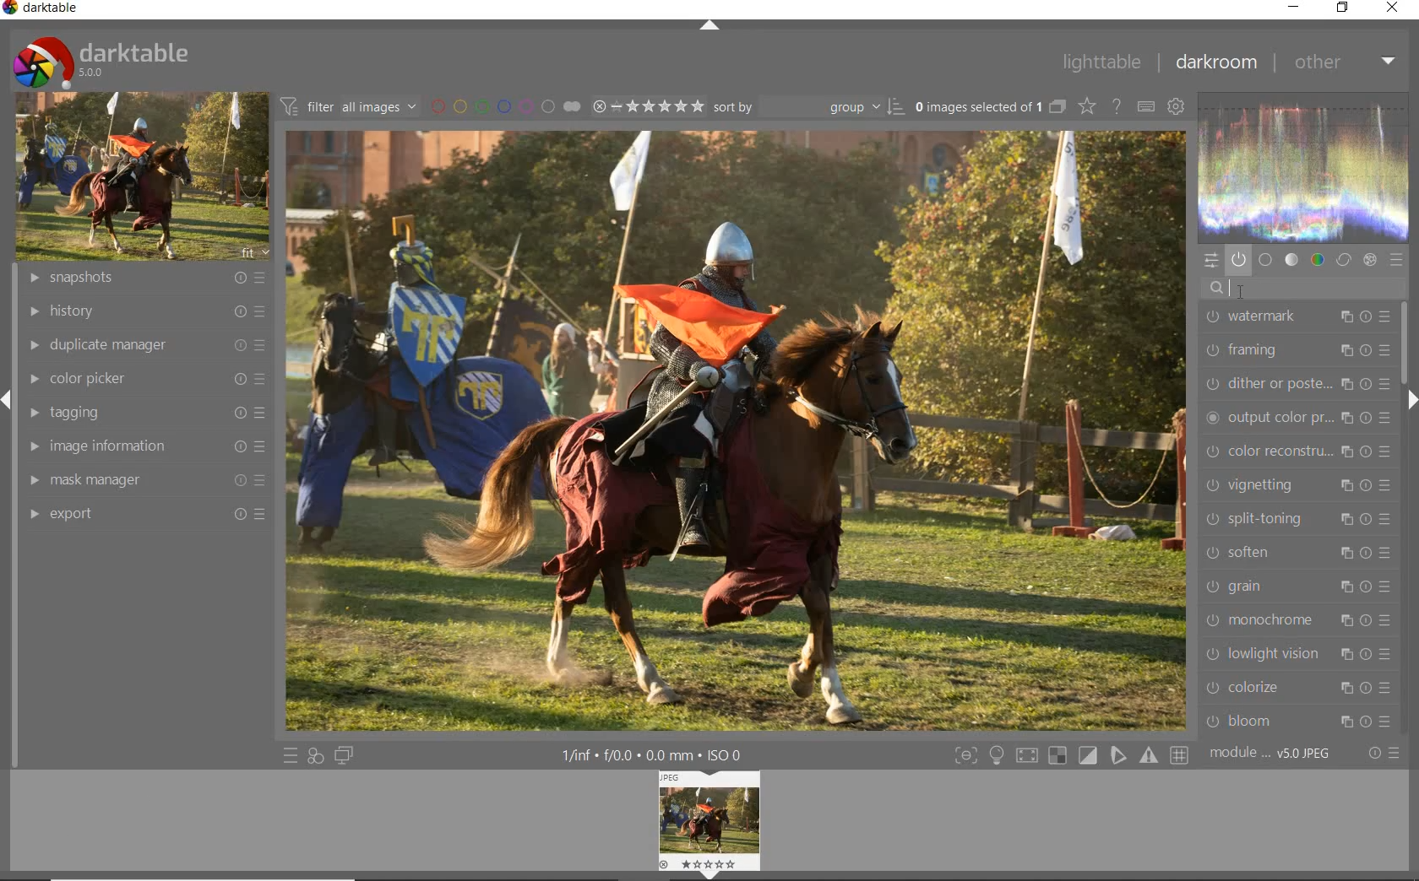 The width and height of the screenshot is (1419, 881). Describe the element at coordinates (1209, 260) in the screenshot. I see `quick access panel` at that location.